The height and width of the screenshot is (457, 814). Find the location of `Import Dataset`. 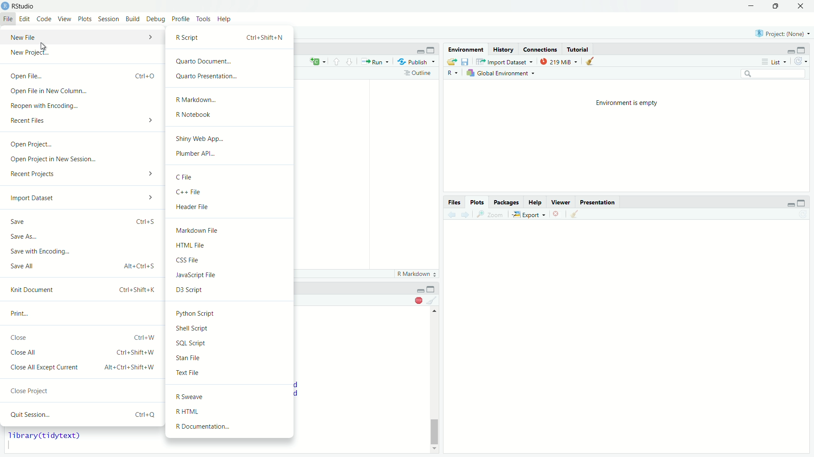

Import Dataset is located at coordinates (81, 198).